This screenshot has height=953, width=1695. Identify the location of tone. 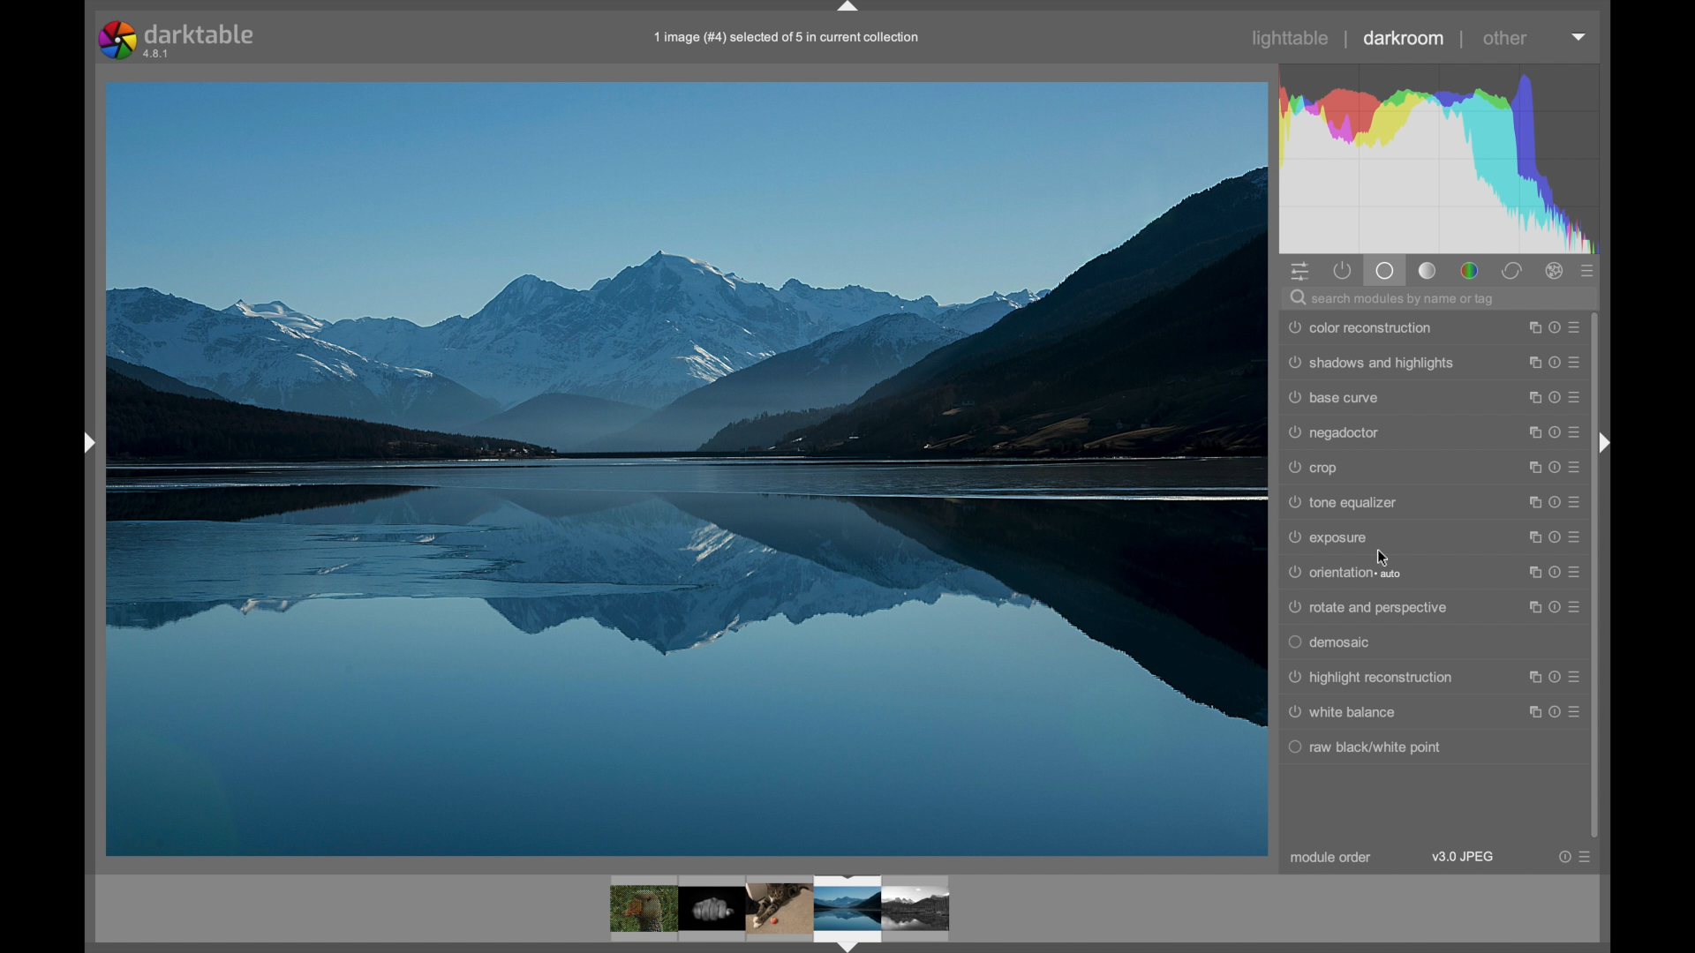
(1428, 271).